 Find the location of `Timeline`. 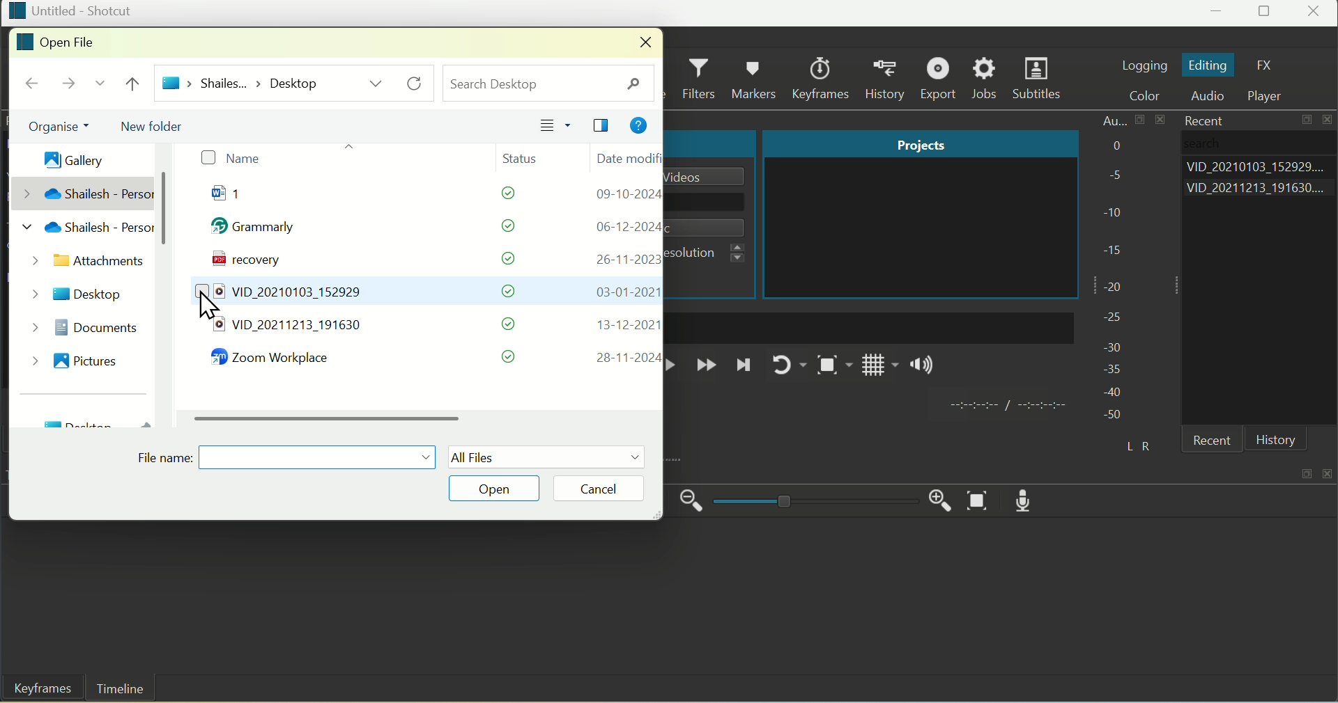

Timeline is located at coordinates (121, 689).